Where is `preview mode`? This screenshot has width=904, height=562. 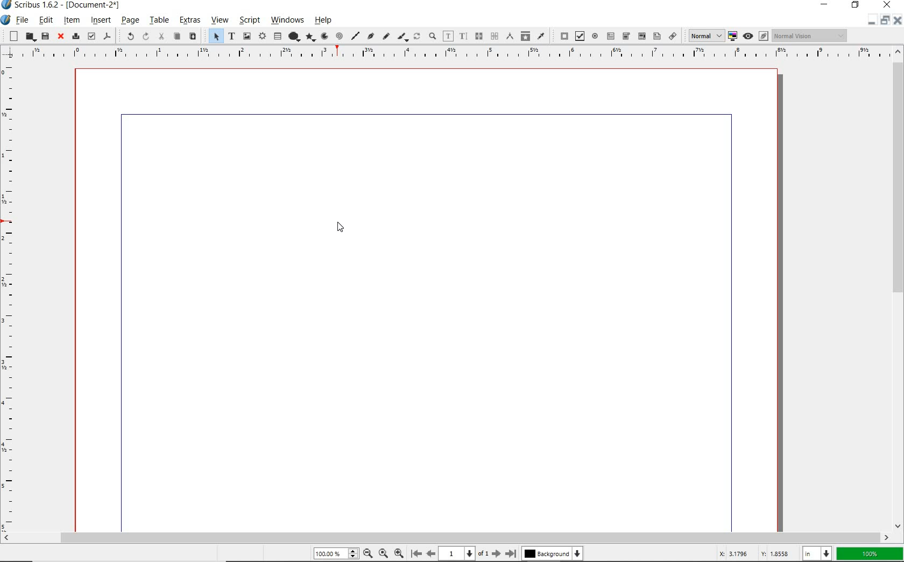 preview mode is located at coordinates (755, 36).